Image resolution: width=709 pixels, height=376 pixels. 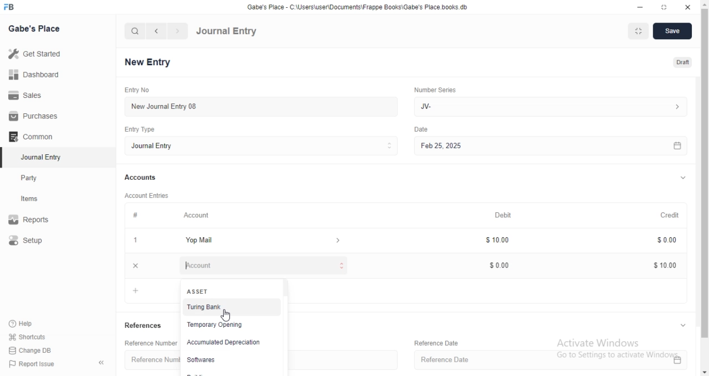 I want to click on References, so click(x=145, y=325).